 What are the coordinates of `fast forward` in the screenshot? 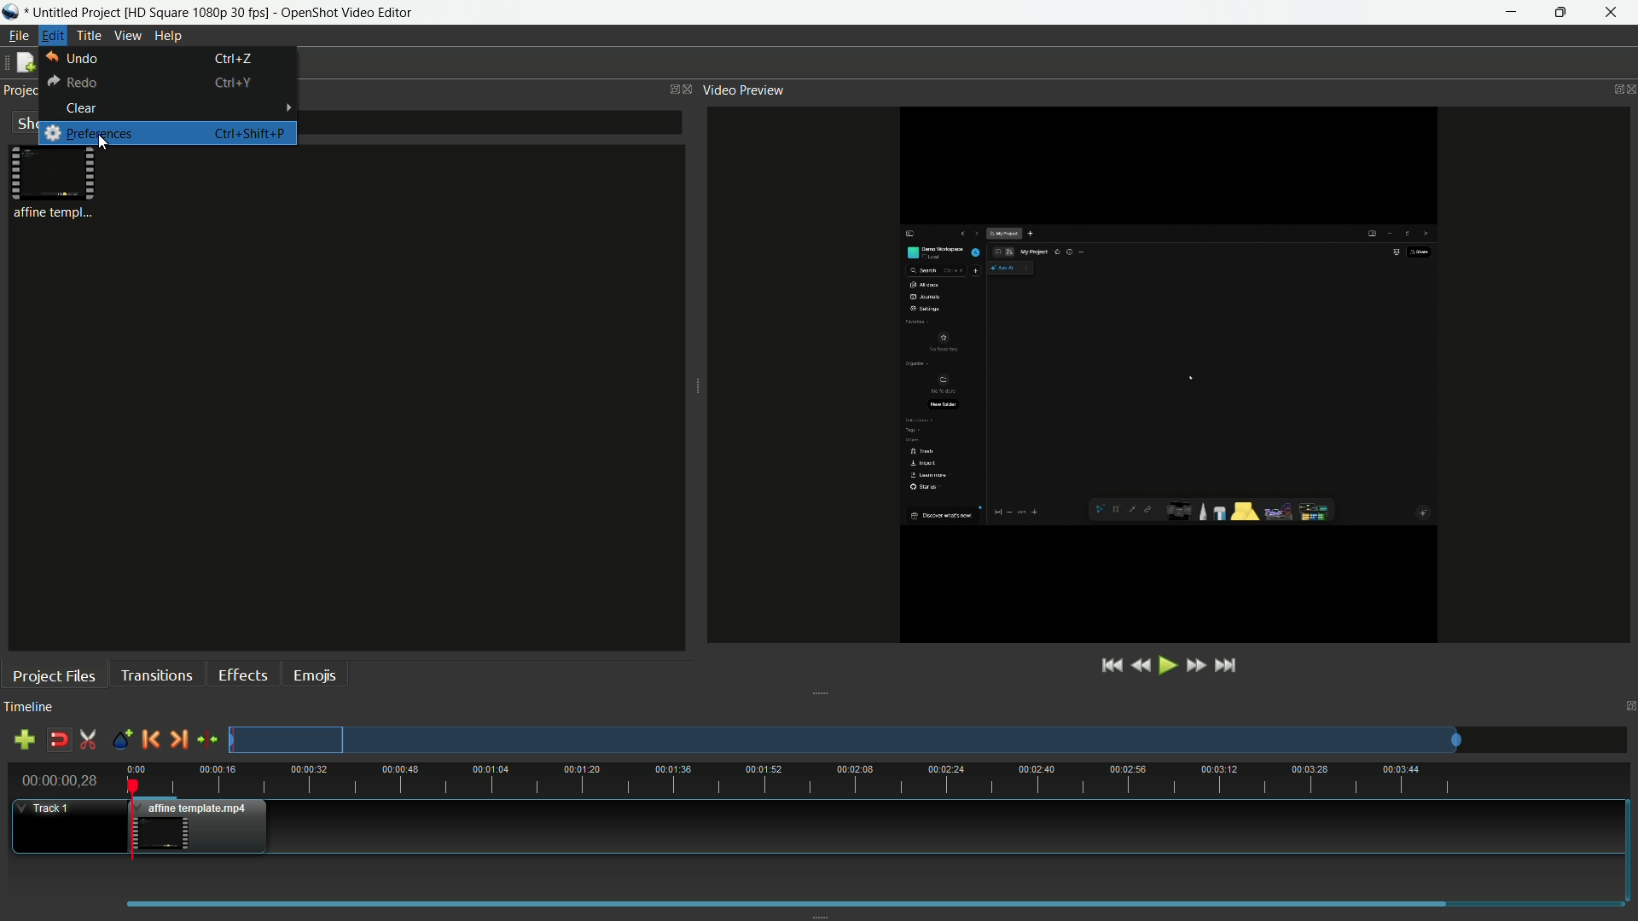 It's located at (1198, 666).